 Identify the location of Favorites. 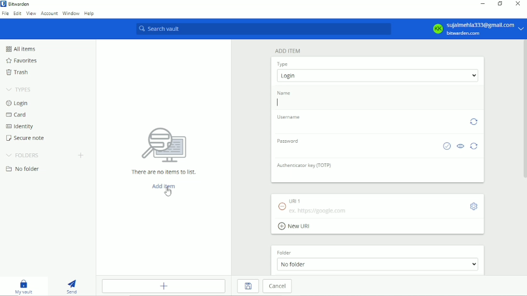
(21, 60).